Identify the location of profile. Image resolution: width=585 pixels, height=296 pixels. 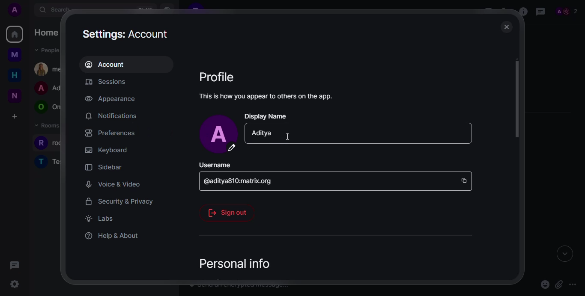
(14, 10).